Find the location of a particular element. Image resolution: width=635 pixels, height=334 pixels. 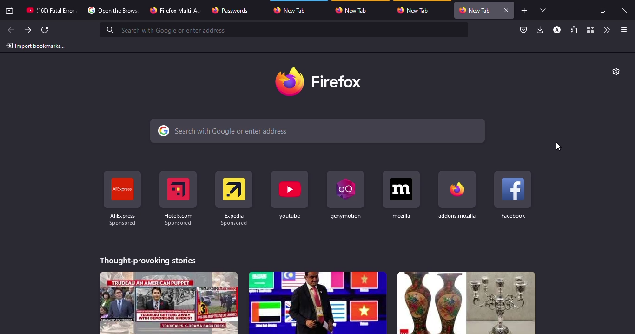

downloads is located at coordinates (540, 30).